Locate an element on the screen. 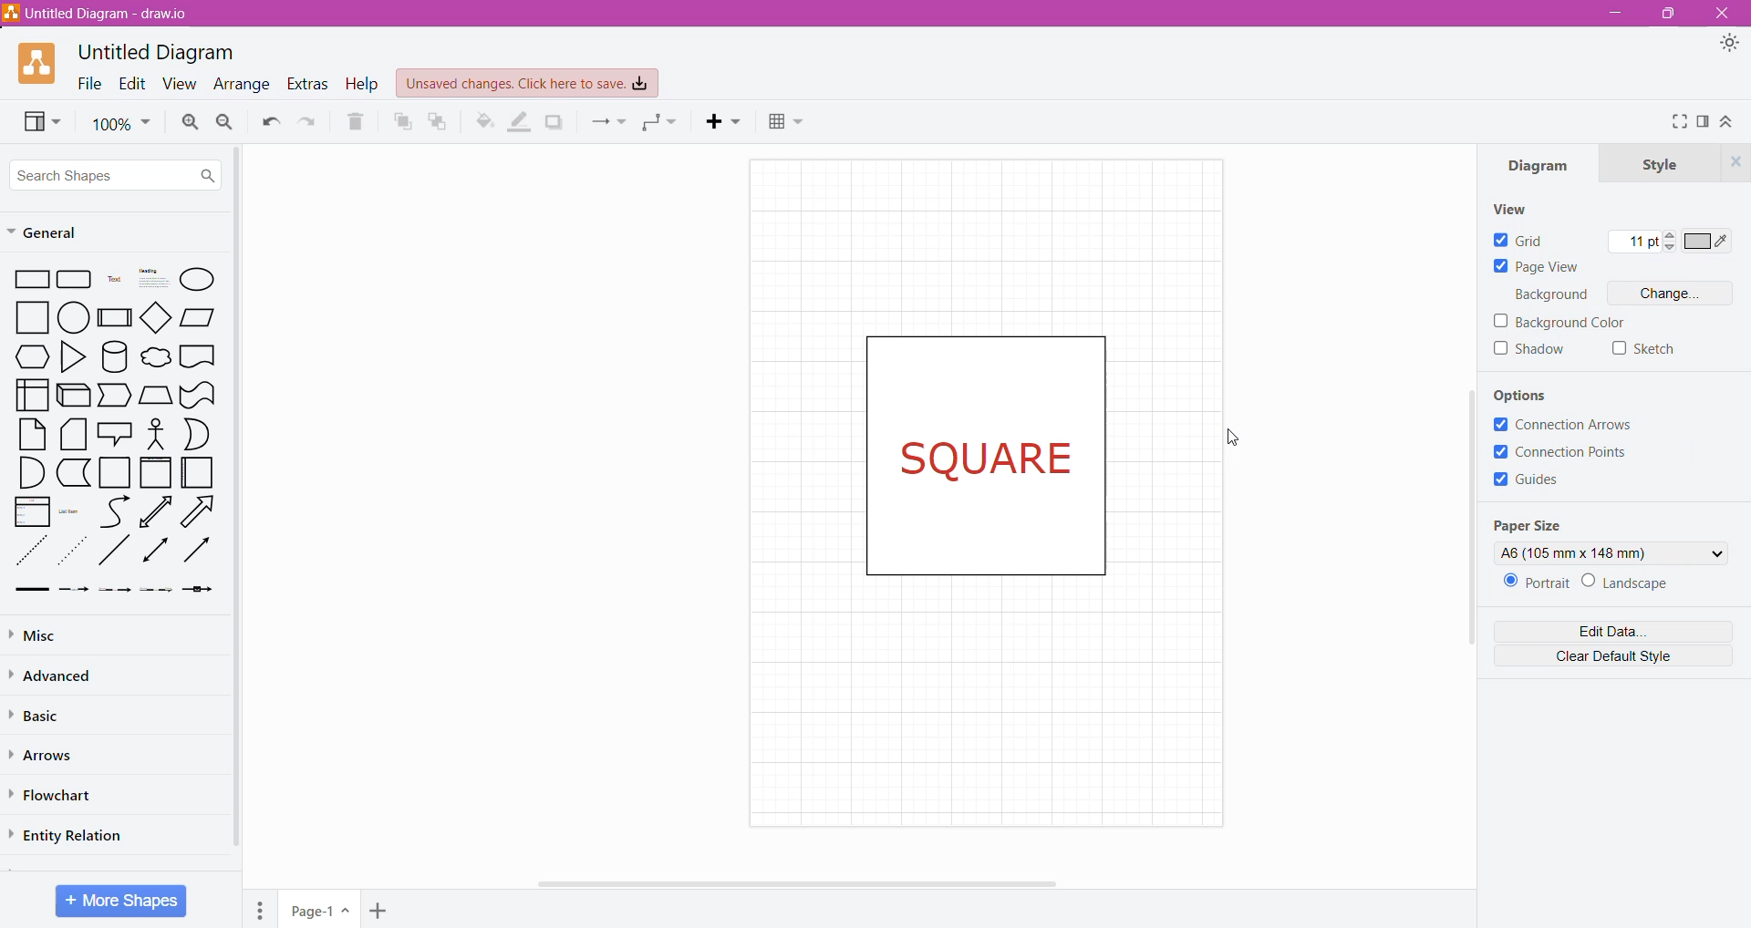 This screenshot has width=1751, height=928. Help is located at coordinates (365, 83).